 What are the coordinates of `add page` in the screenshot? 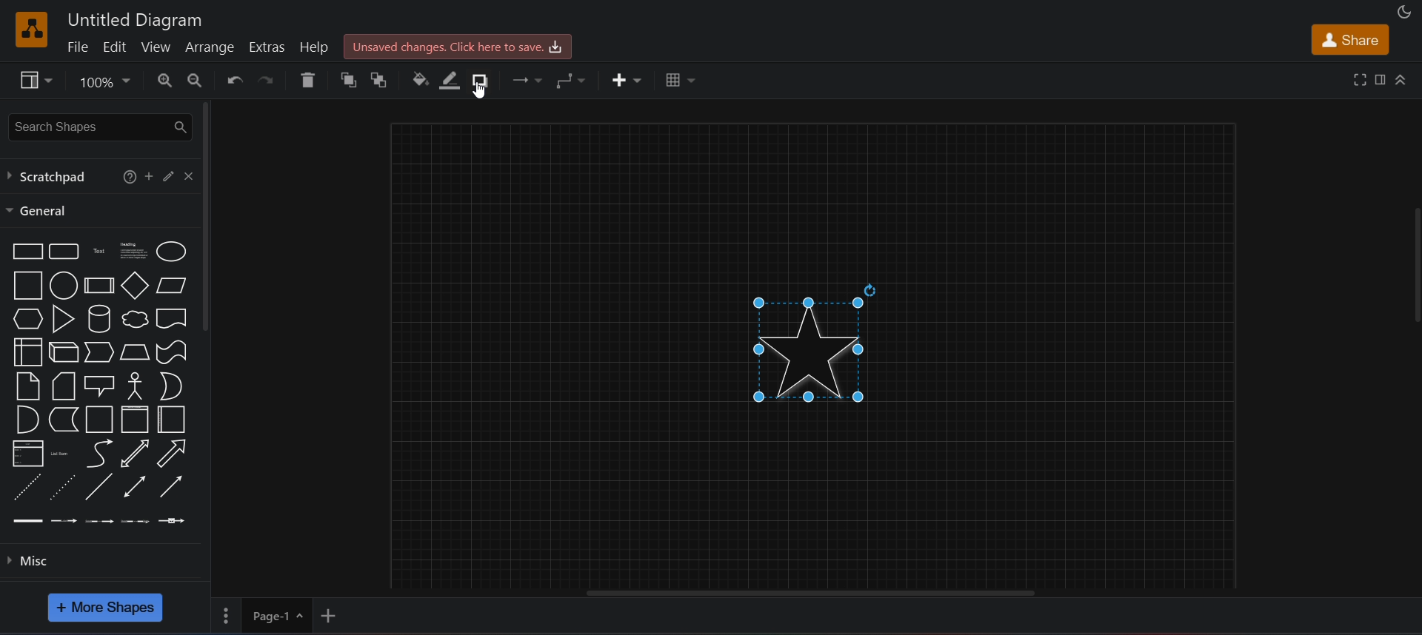 It's located at (336, 614).